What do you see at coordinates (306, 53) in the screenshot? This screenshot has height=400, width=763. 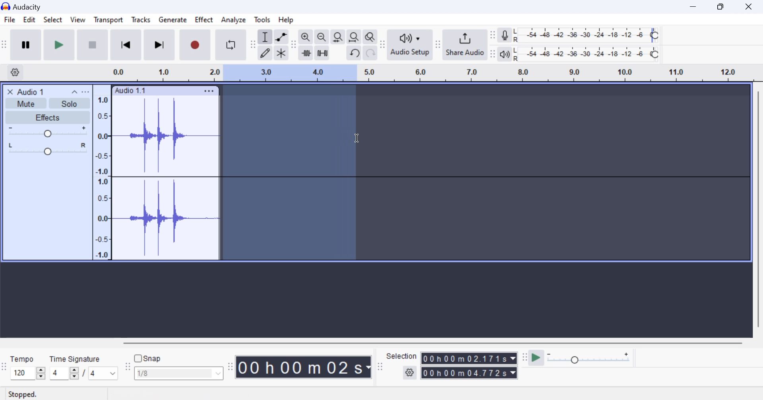 I see `trim audio outside select` at bounding box center [306, 53].